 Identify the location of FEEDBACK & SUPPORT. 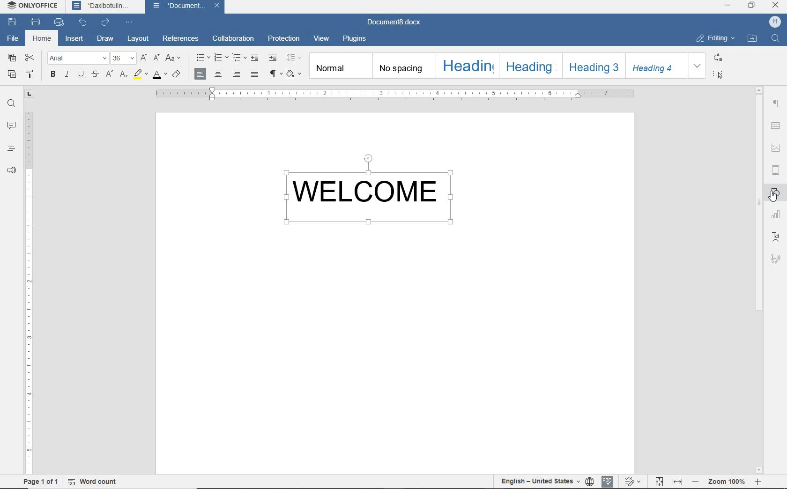
(11, 170).